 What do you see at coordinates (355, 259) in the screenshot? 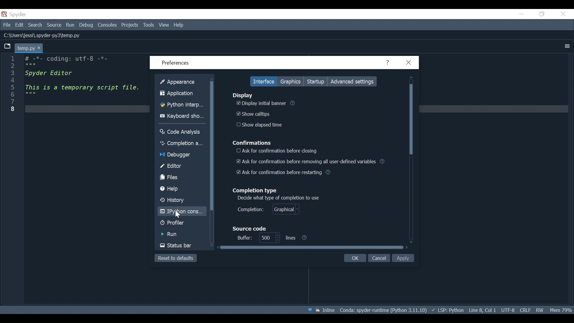
I see `OK` at bounding box center [355, 259].